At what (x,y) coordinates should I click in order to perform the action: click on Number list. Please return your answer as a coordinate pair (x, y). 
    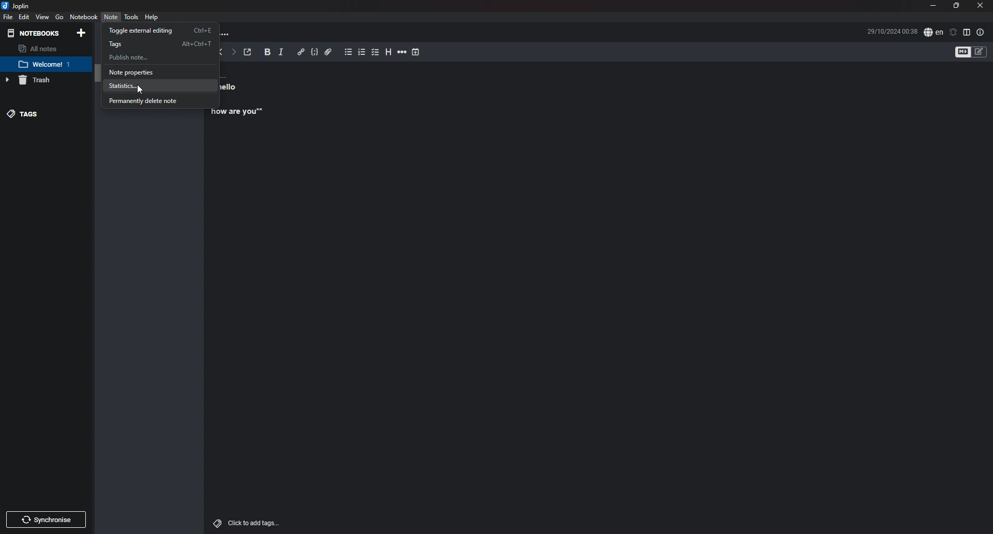
    Looking at the image, I should click on (363, 52).